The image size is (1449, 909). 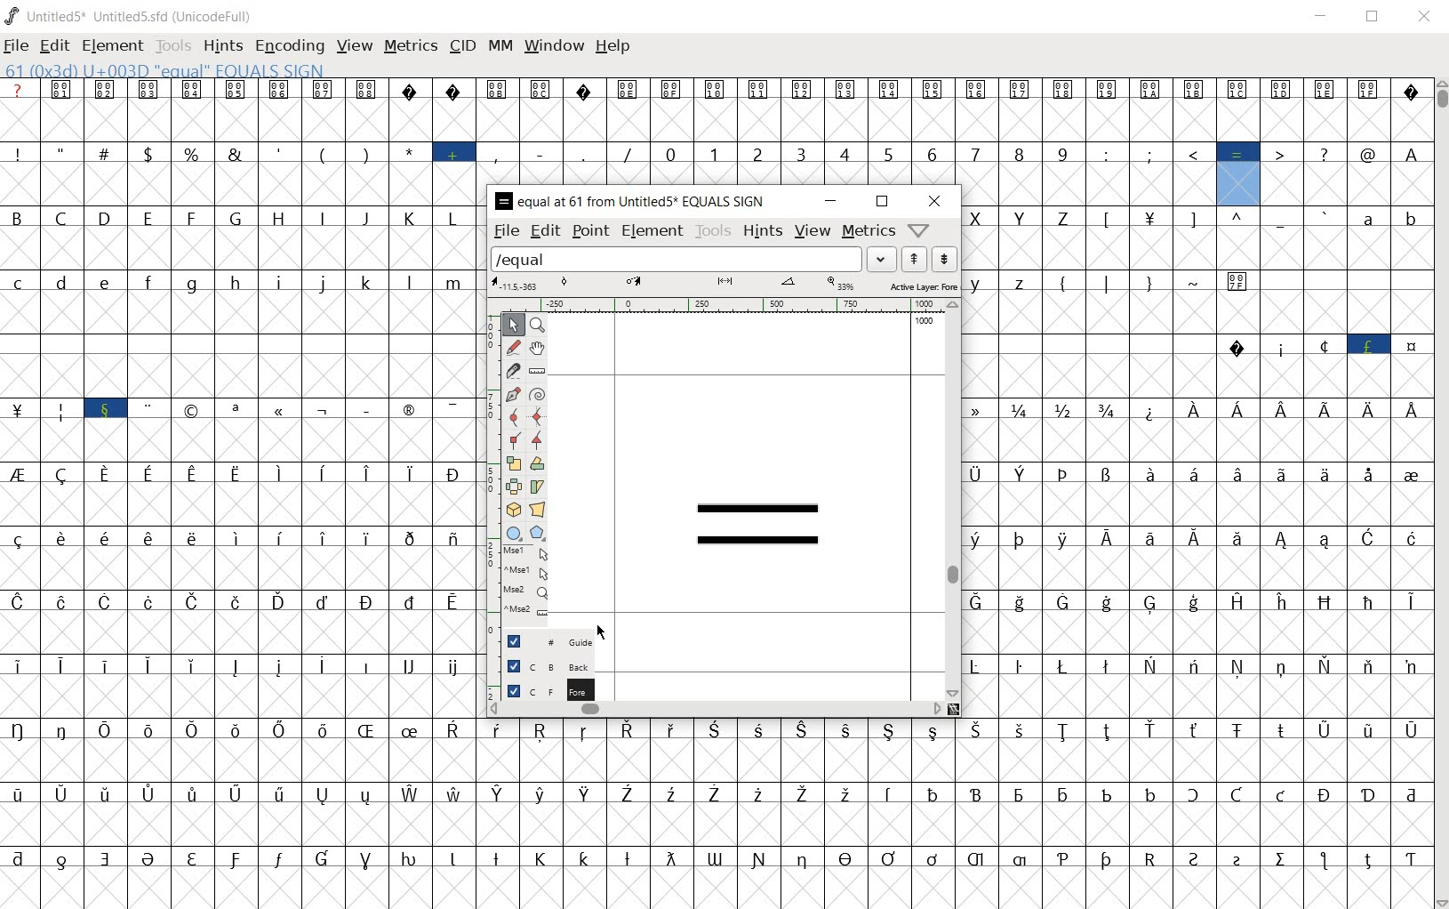 What do you see at coordinates (220, 45) in the screenshot?
I see `hints` at bounding box center [220, 45].